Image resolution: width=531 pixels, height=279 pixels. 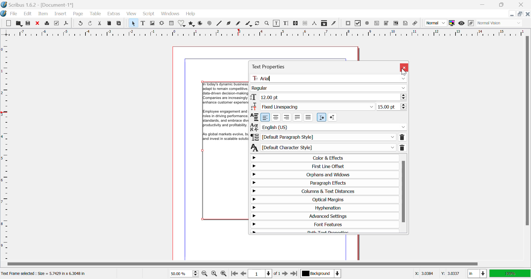 I want to click on Cursor on Close, so click(x=405, y=68).